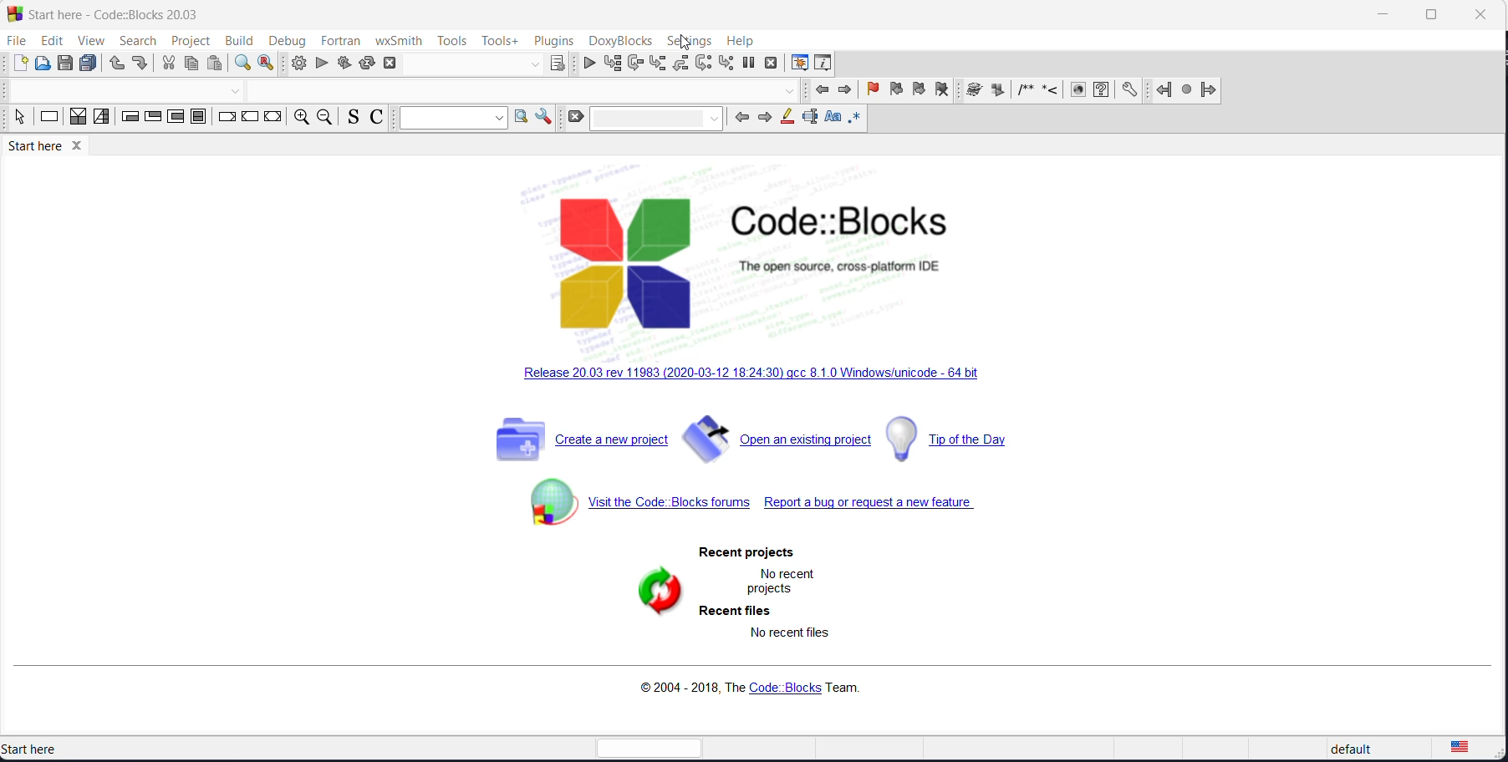 This screenshot has height=762, width=1508. Describe the element at coordinates (896, 91) in the screenshot. I see `previous bookmark` at that location.